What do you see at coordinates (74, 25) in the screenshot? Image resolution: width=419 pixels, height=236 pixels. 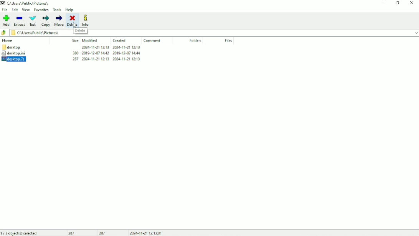 I see `Cursor` at bounding box center [74, 25].